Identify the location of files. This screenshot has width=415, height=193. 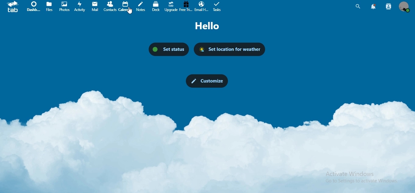
(50, 7).